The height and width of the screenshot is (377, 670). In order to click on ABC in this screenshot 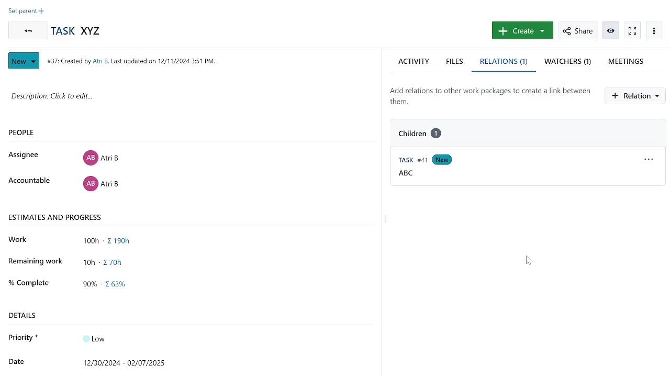, I will do `click(406, 174)`.